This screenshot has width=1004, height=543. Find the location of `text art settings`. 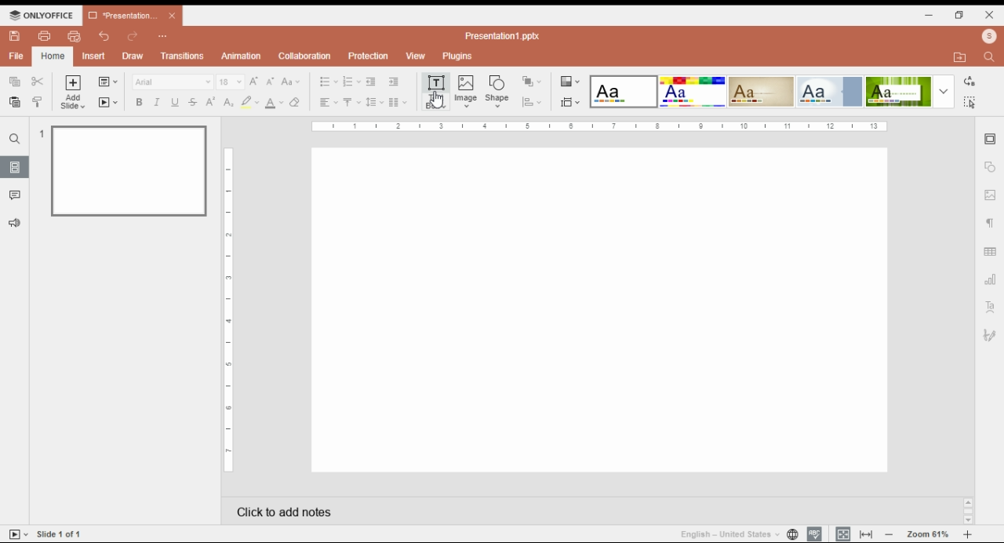

text art settings is located at coordinates (990, 307).